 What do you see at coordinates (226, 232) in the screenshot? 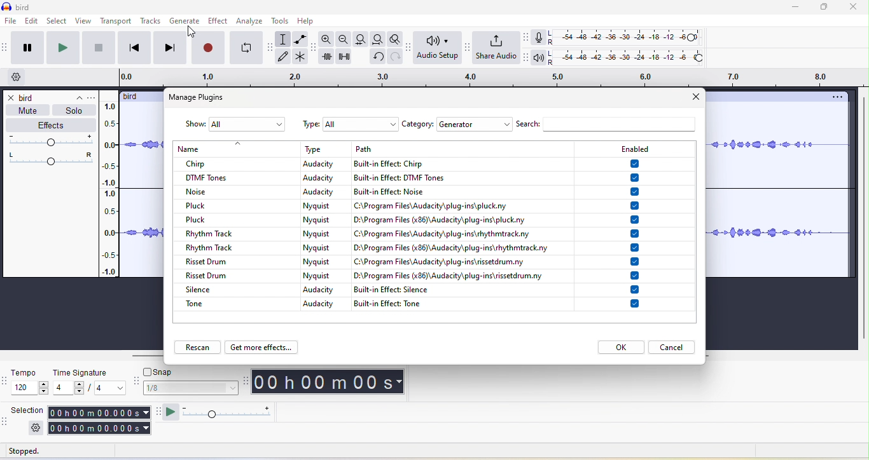
I see `rhythm track` at bounding box center [226, 232].